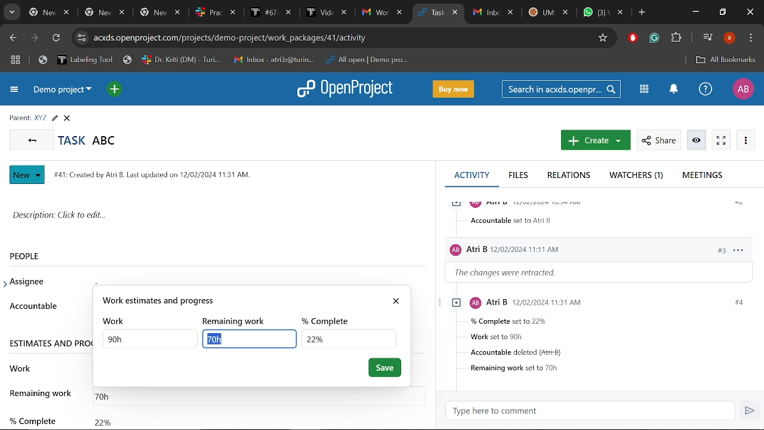  What do you see at coordinates (16, 61) in the screenshot?
I see `Tab groups` at bounding box center [16, 61].